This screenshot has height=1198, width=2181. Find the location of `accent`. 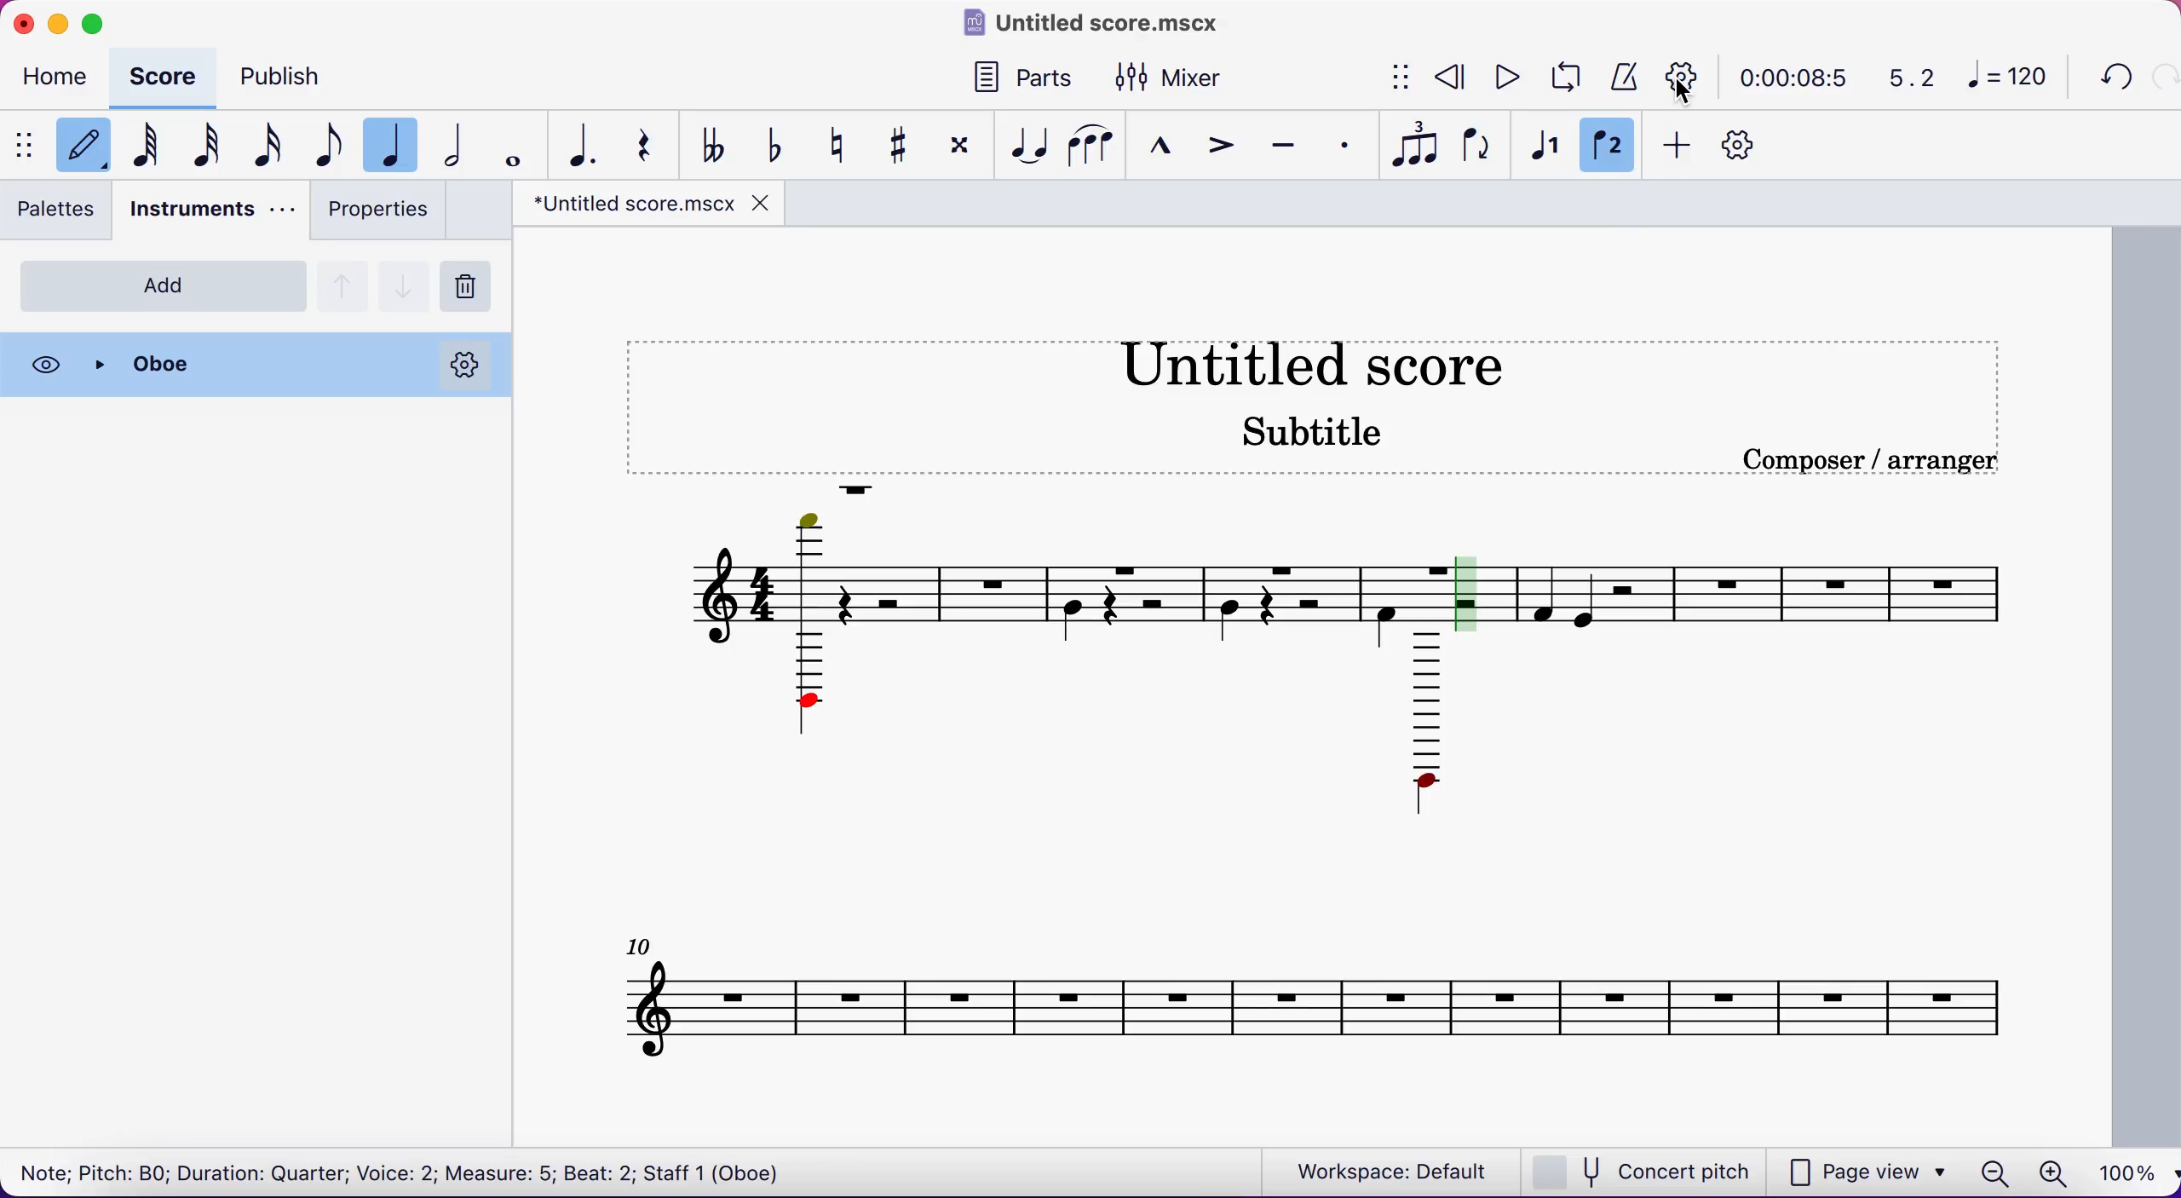

accent is located at coordinates (1225, 149).